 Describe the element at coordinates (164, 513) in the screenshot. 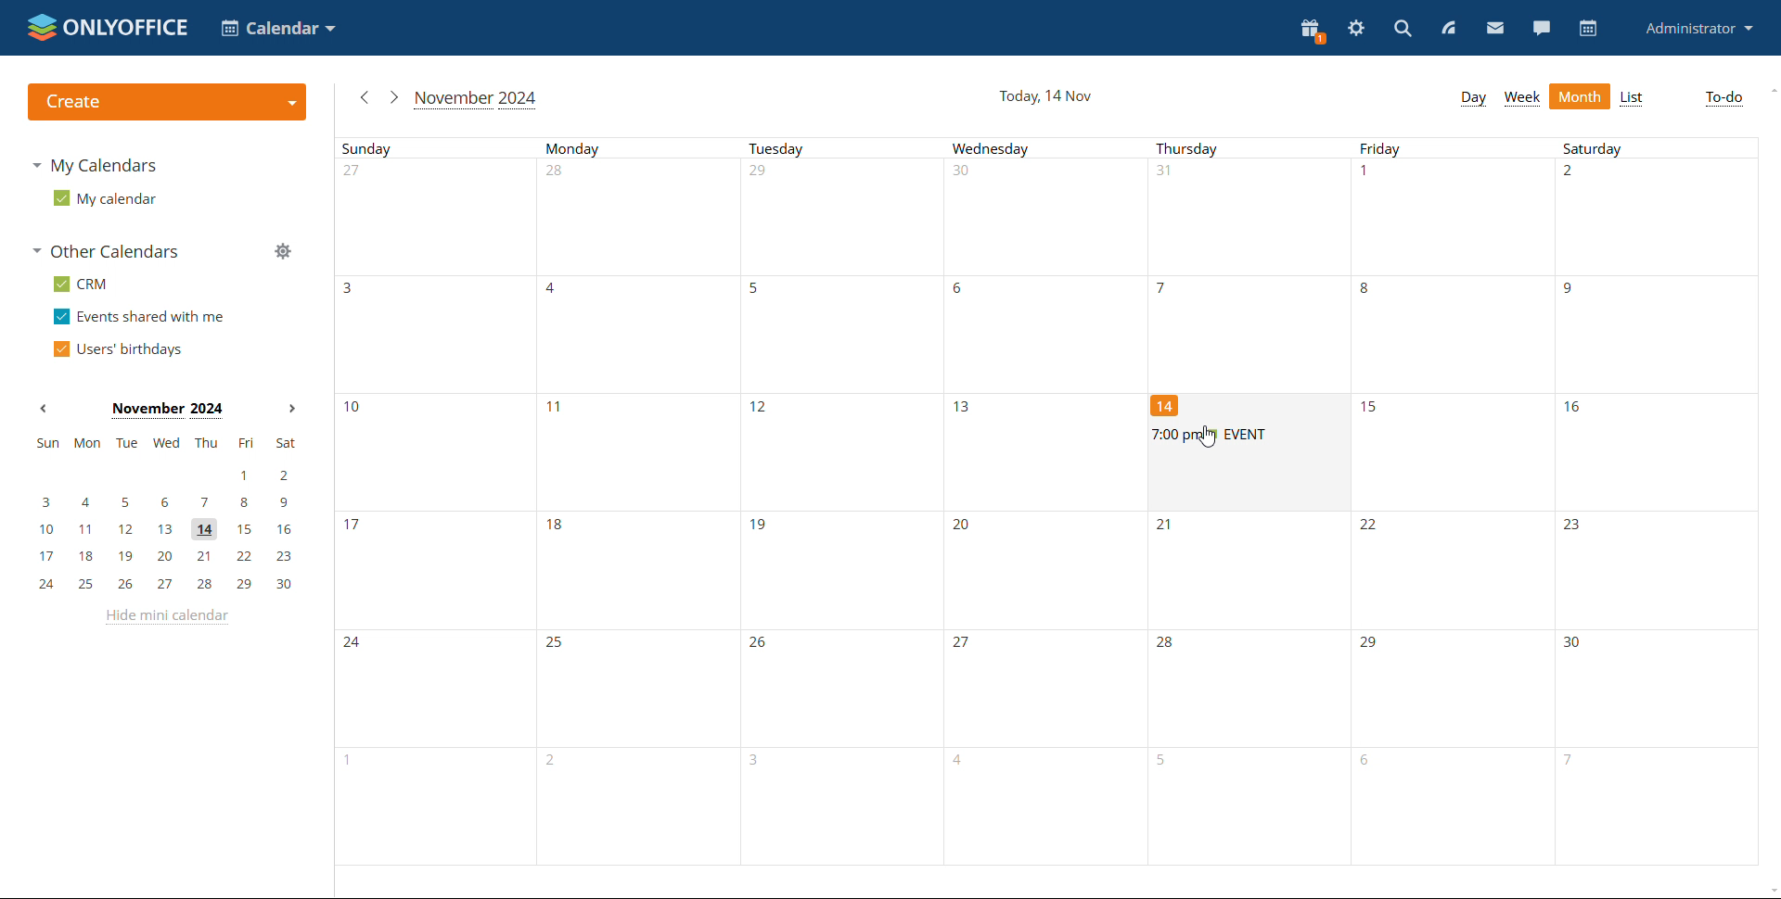

I see `mini calendar` at that location.